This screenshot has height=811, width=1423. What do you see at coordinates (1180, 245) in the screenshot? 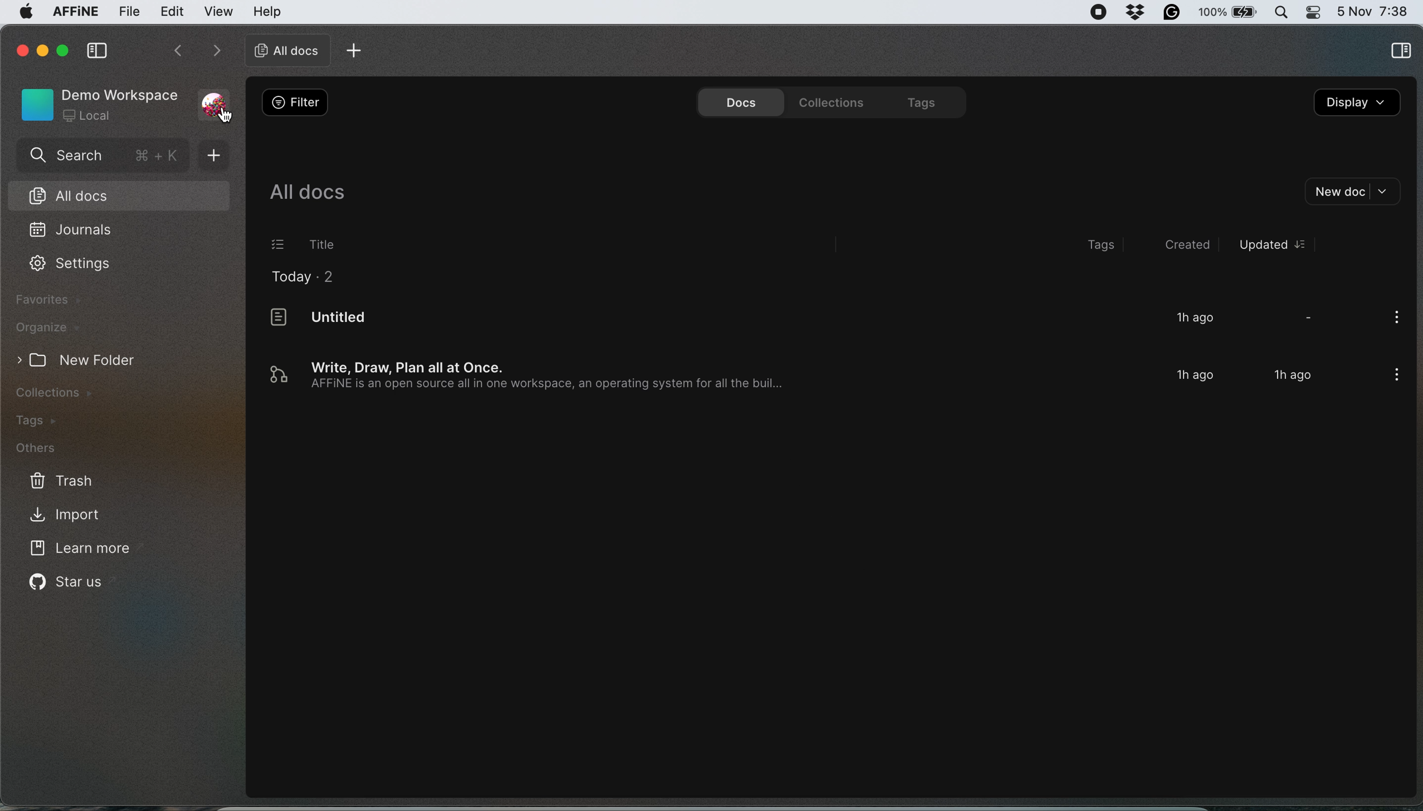
I see `created` at bounding box center [1180, 245].